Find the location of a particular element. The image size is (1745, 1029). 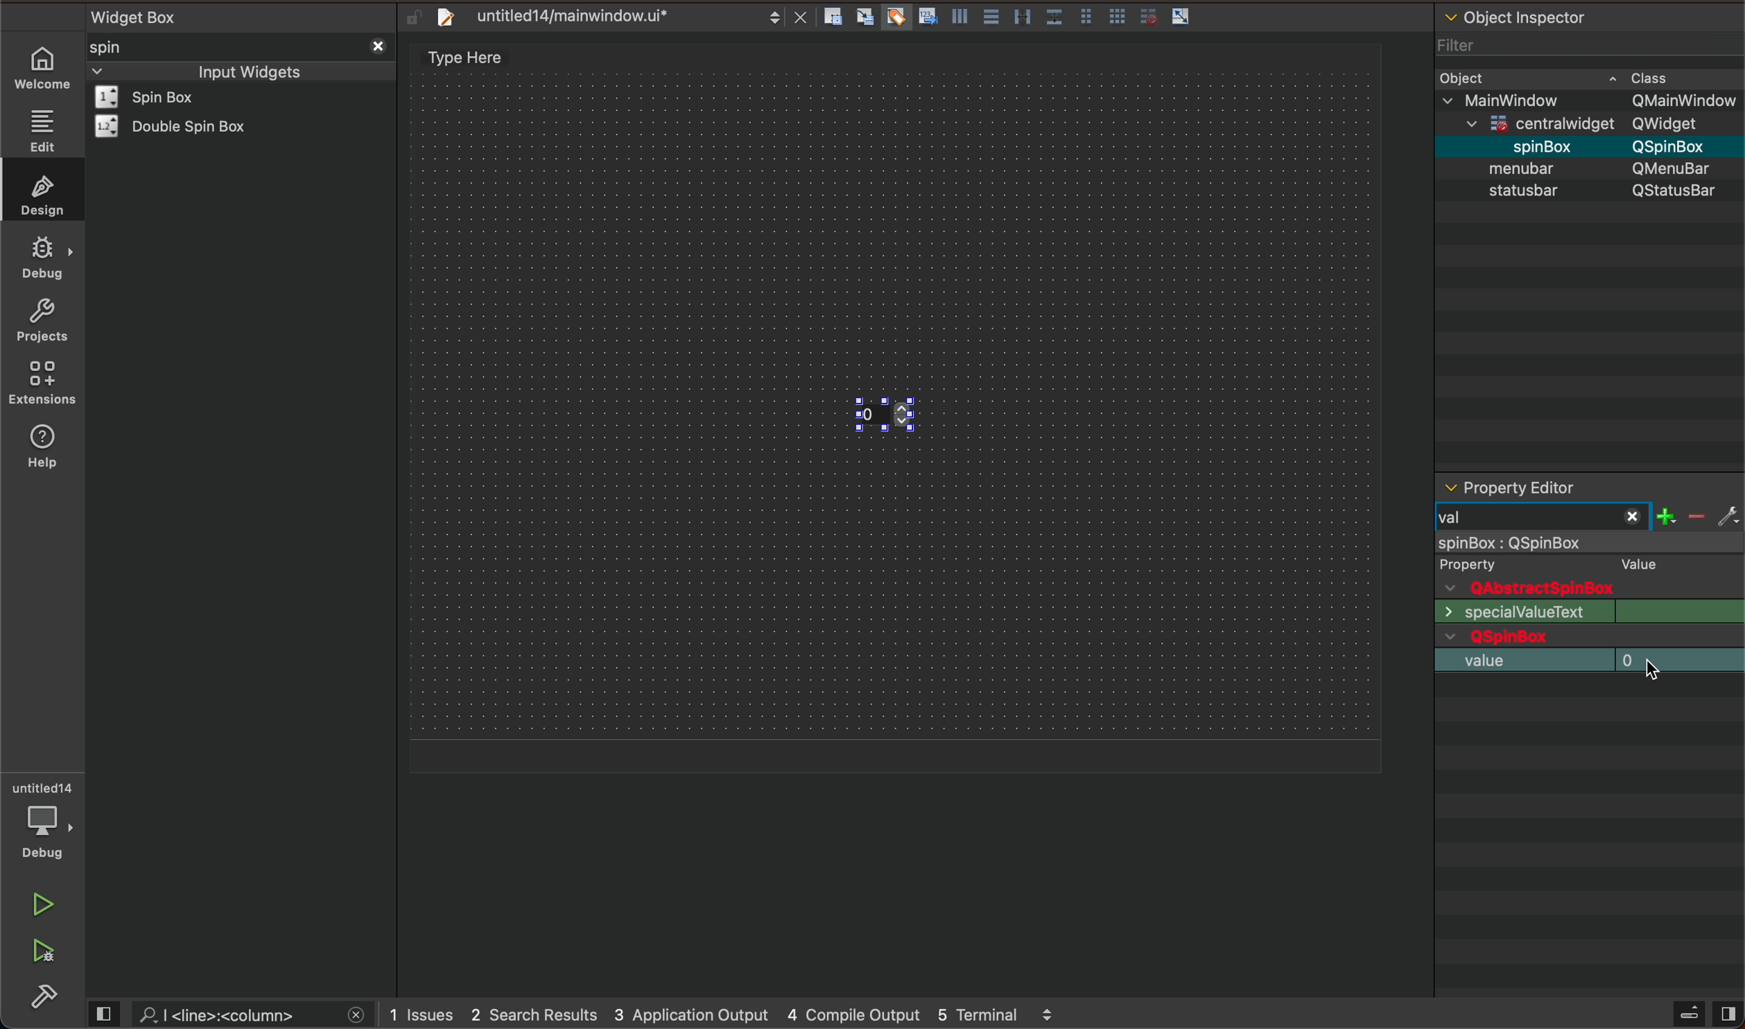

file tab is located at coordinates (606, 16).